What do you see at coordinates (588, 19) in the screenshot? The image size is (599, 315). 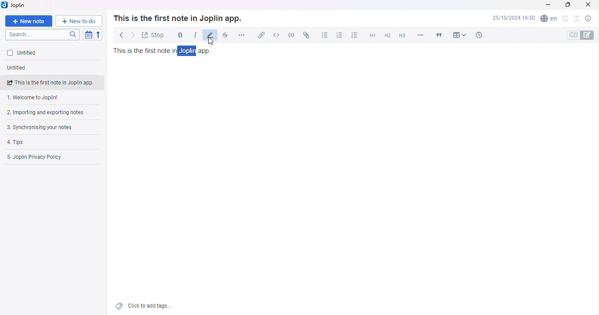 I see `Note properties` at bounding box center [588, 19].